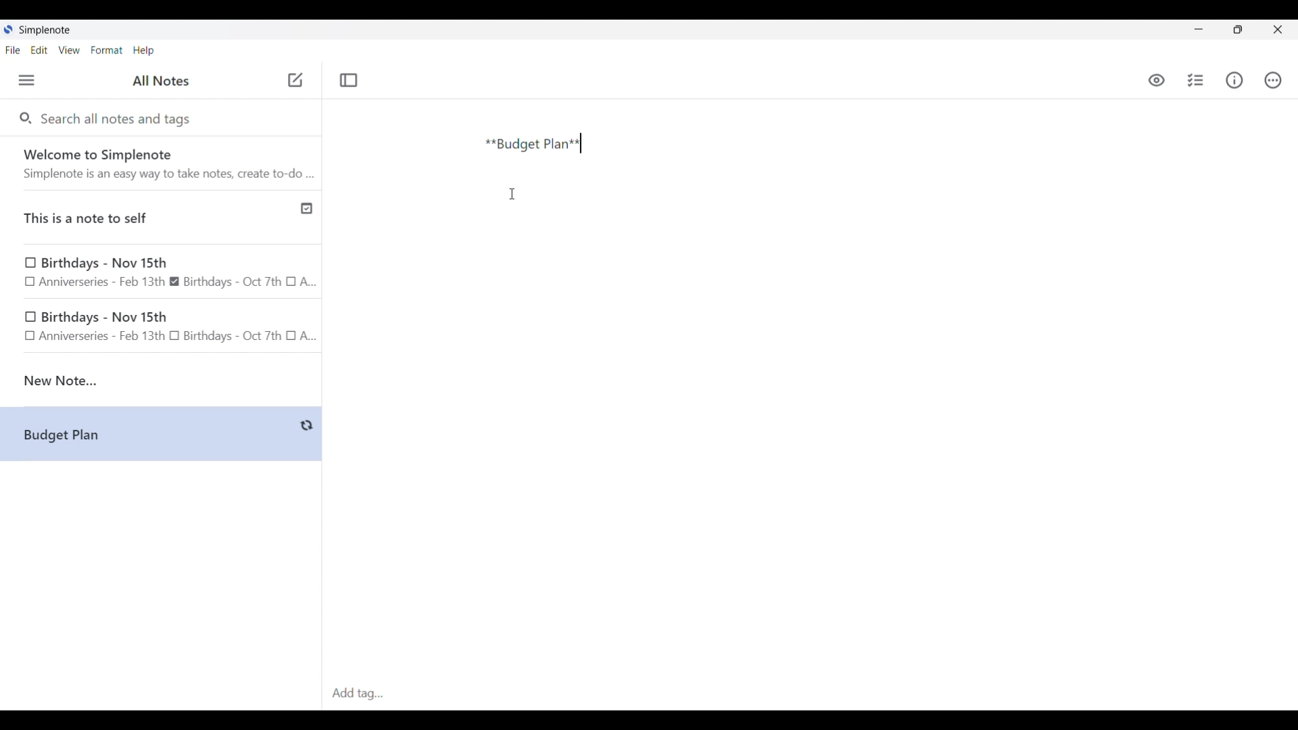 Image resolution: width=1298 pixels, height=730 pixels. What do you see at coordinates (1199, 29) in the screenshot?
I see `Minimize` at bounding box center [1199, 29].